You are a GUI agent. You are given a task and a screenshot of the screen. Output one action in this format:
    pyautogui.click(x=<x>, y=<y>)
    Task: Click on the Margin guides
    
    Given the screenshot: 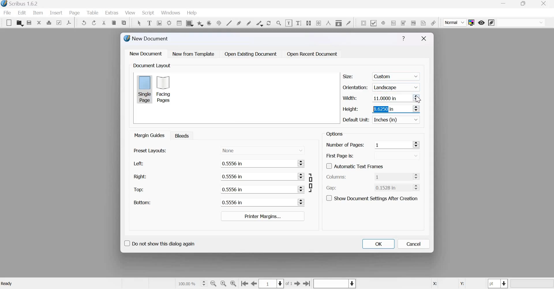 What is the action you would take?
    pyautogui.click(x=149, y=135)
    